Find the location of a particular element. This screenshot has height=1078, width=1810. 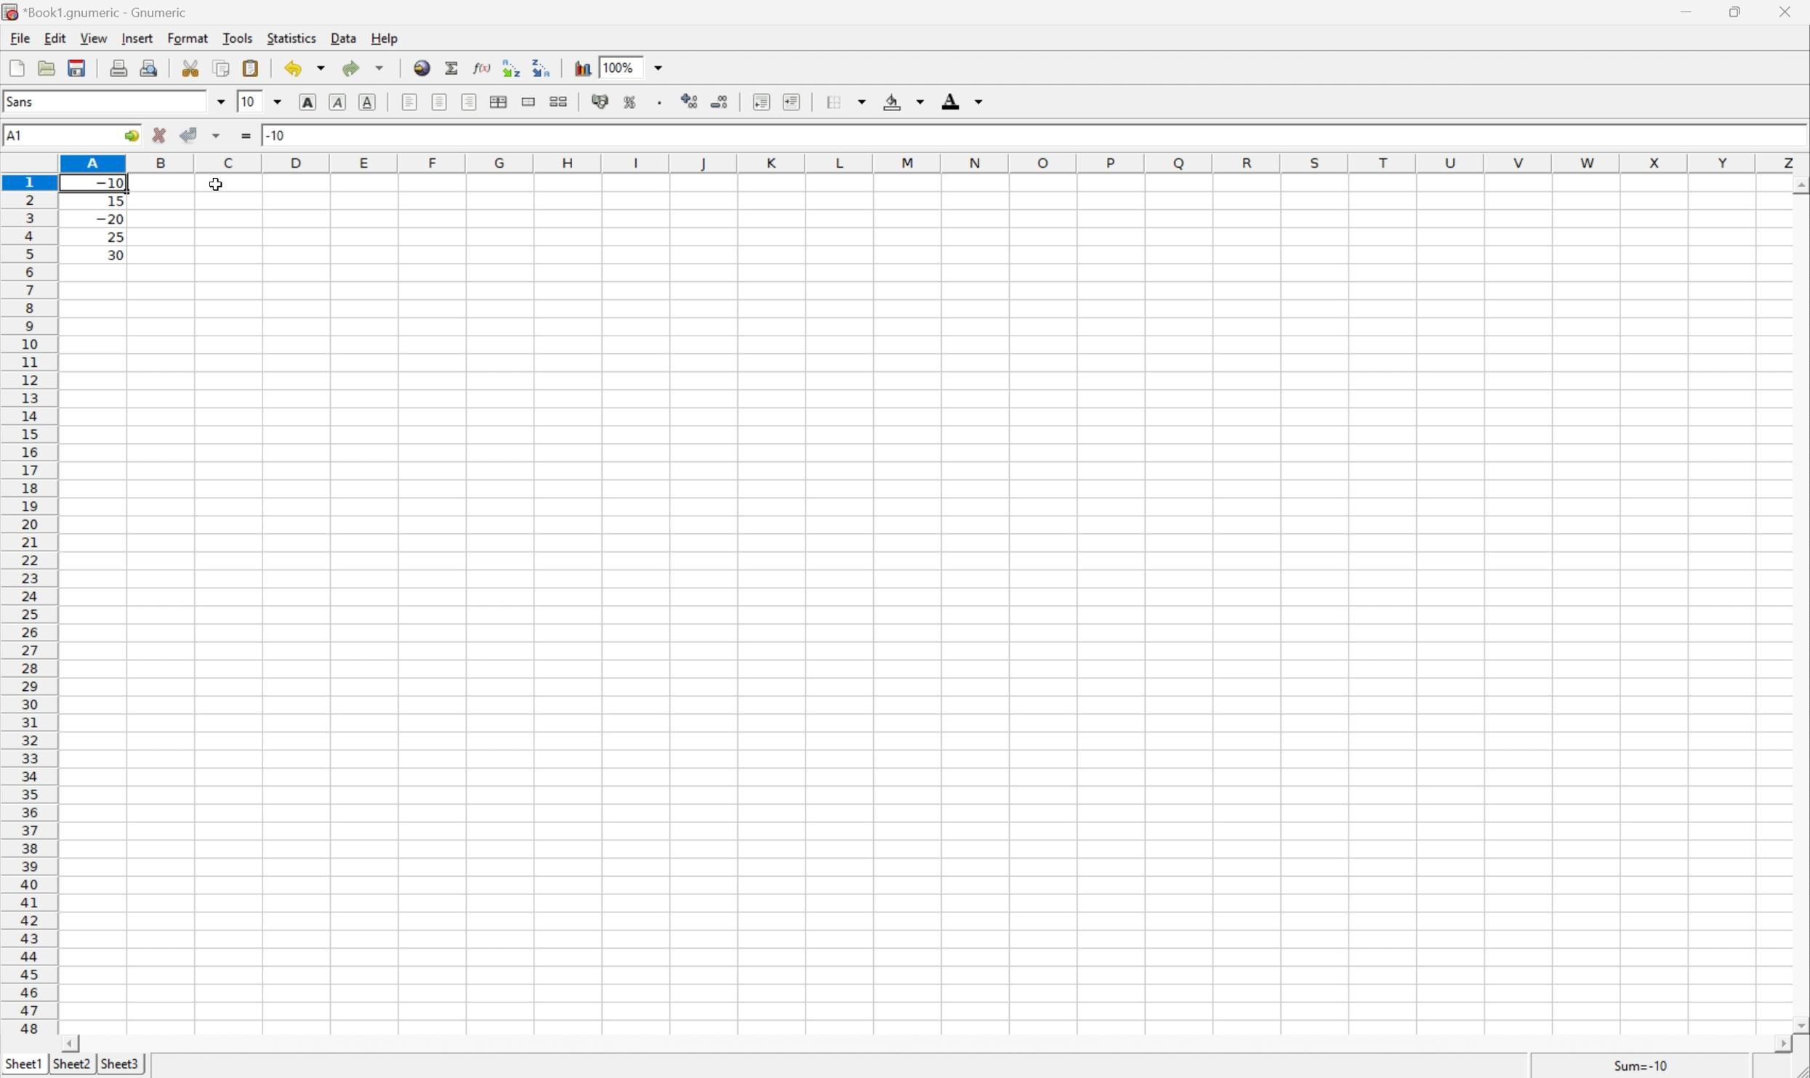

Accept change in multiple cells is located at coordinates (220, 136).